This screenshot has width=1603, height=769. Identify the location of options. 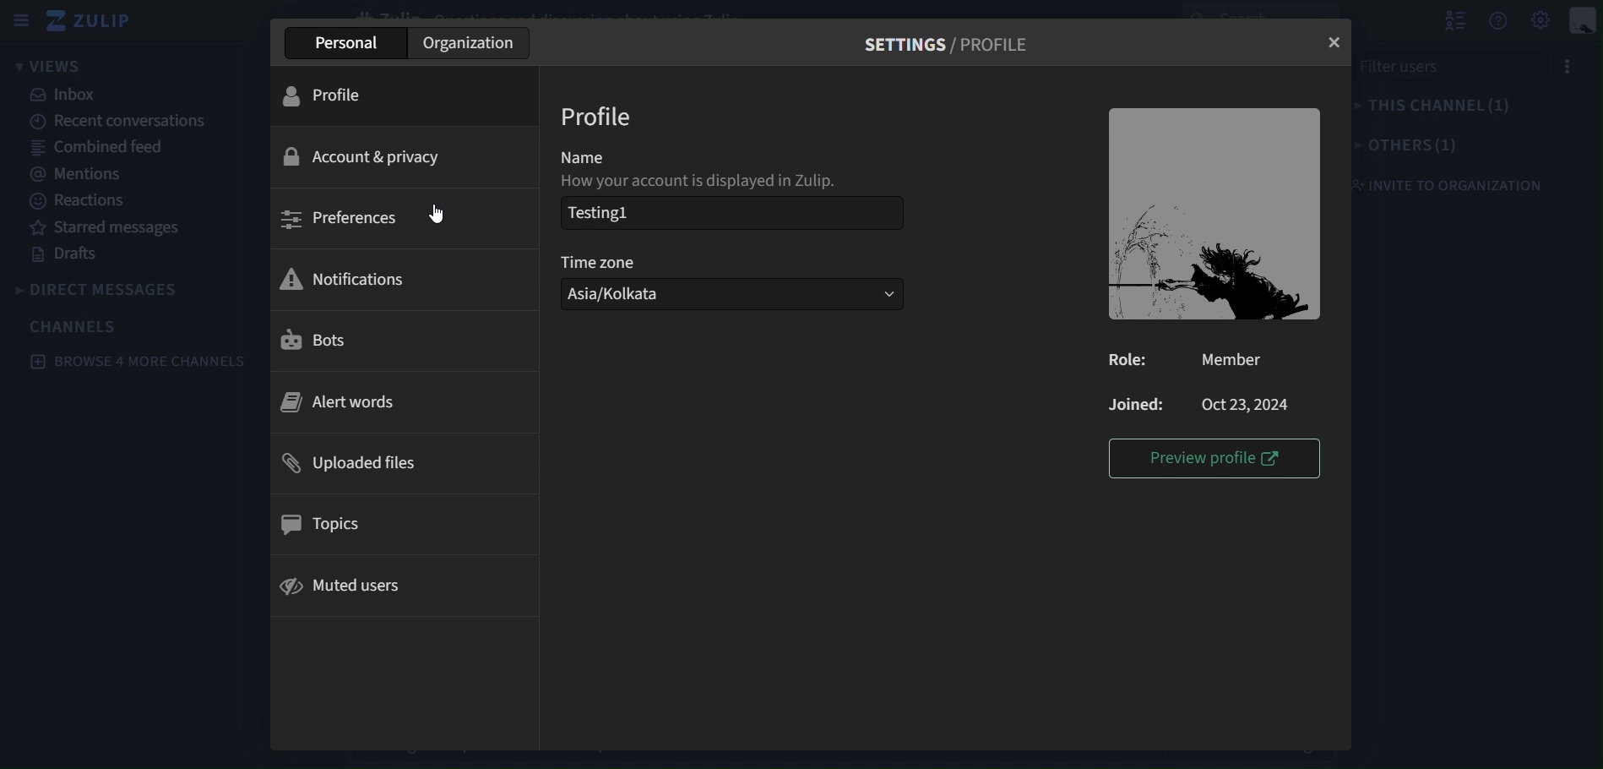
(1569, 64).